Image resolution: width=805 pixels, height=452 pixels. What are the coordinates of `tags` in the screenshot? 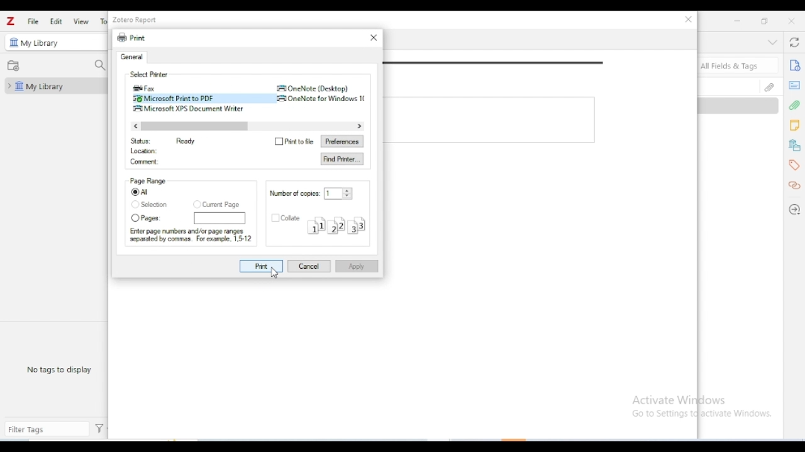 It's located at (796, 166).